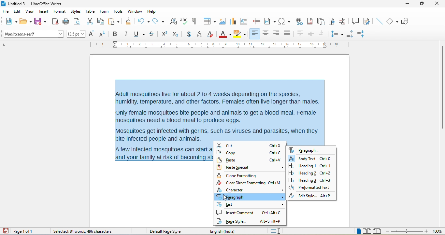  I want to click on default page style, so click(166, 231).